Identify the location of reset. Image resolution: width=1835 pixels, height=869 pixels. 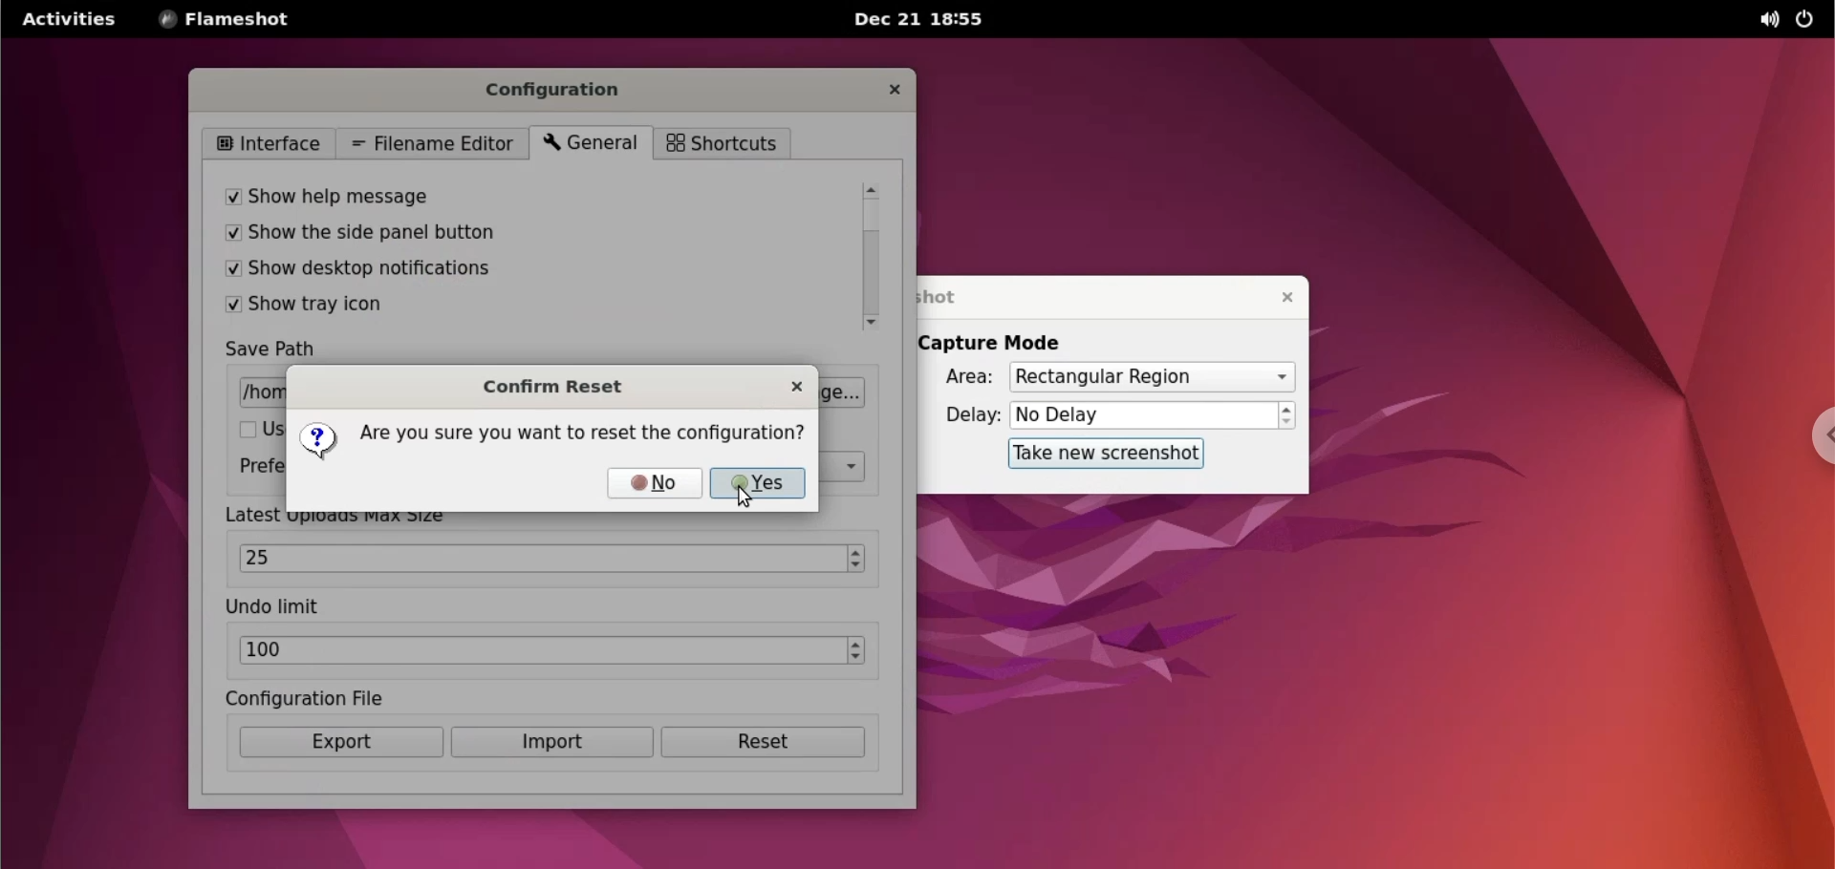
(770, 745).